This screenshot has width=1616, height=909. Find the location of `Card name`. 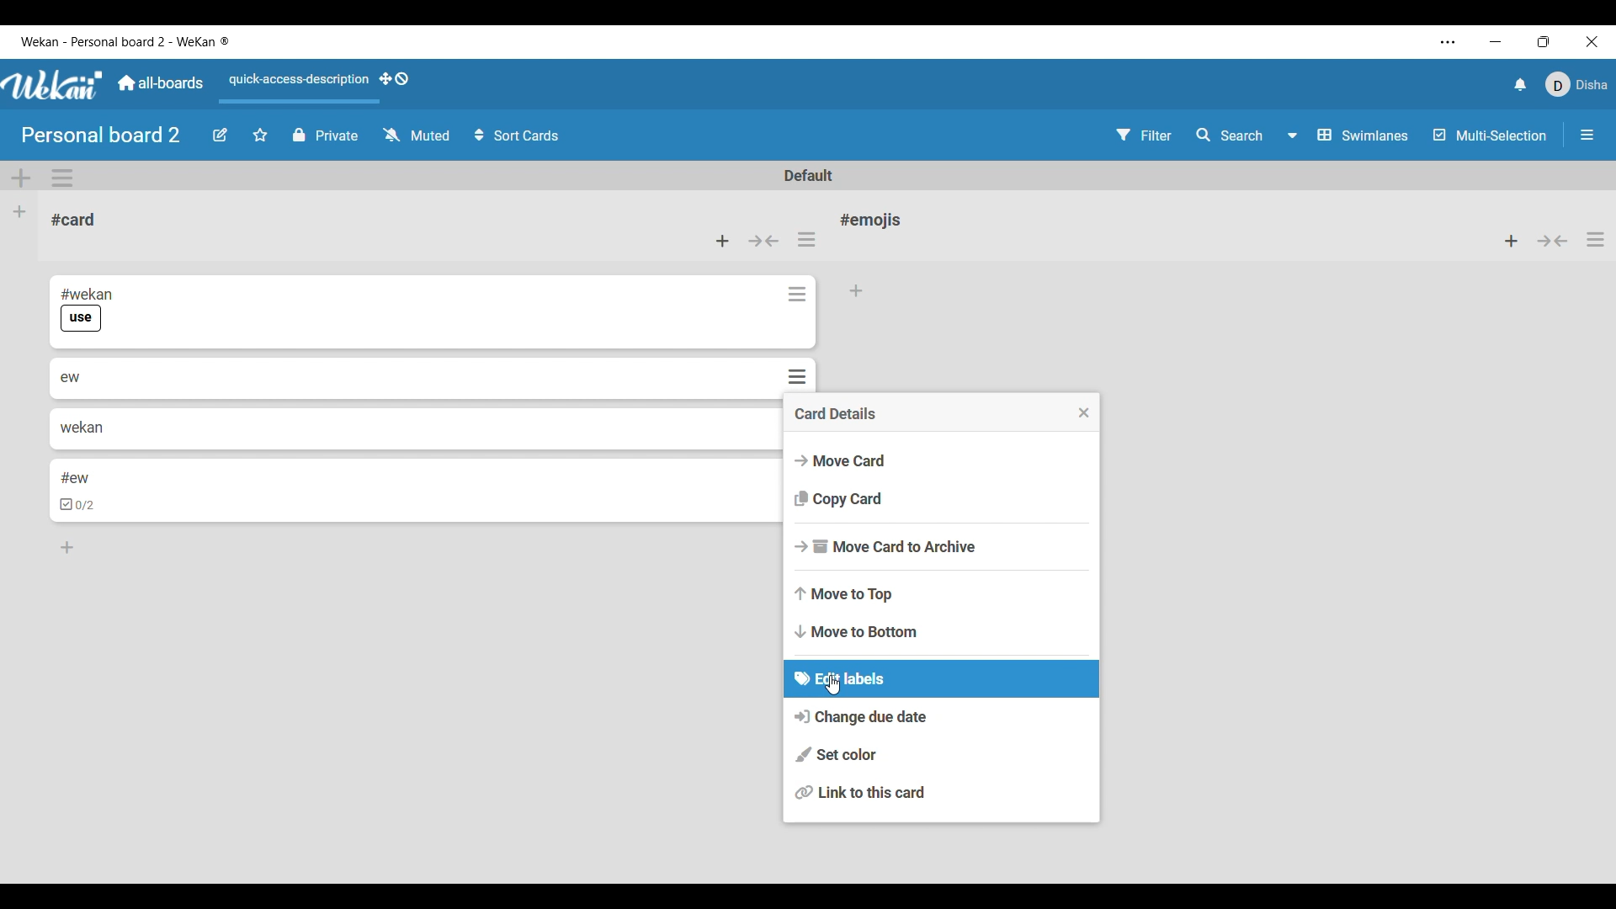

Card name is located at coordinates (874, 220).